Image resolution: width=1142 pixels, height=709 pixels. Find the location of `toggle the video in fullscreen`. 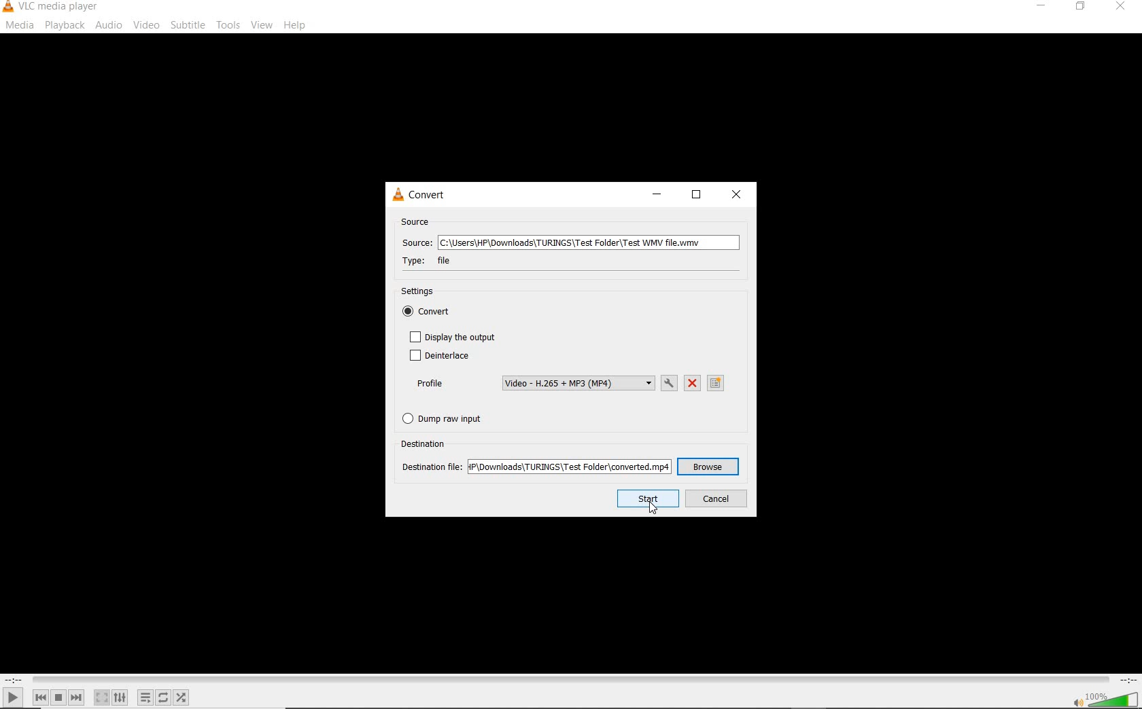

toggle the video in fullscreen is located at coordinates (101, 697).